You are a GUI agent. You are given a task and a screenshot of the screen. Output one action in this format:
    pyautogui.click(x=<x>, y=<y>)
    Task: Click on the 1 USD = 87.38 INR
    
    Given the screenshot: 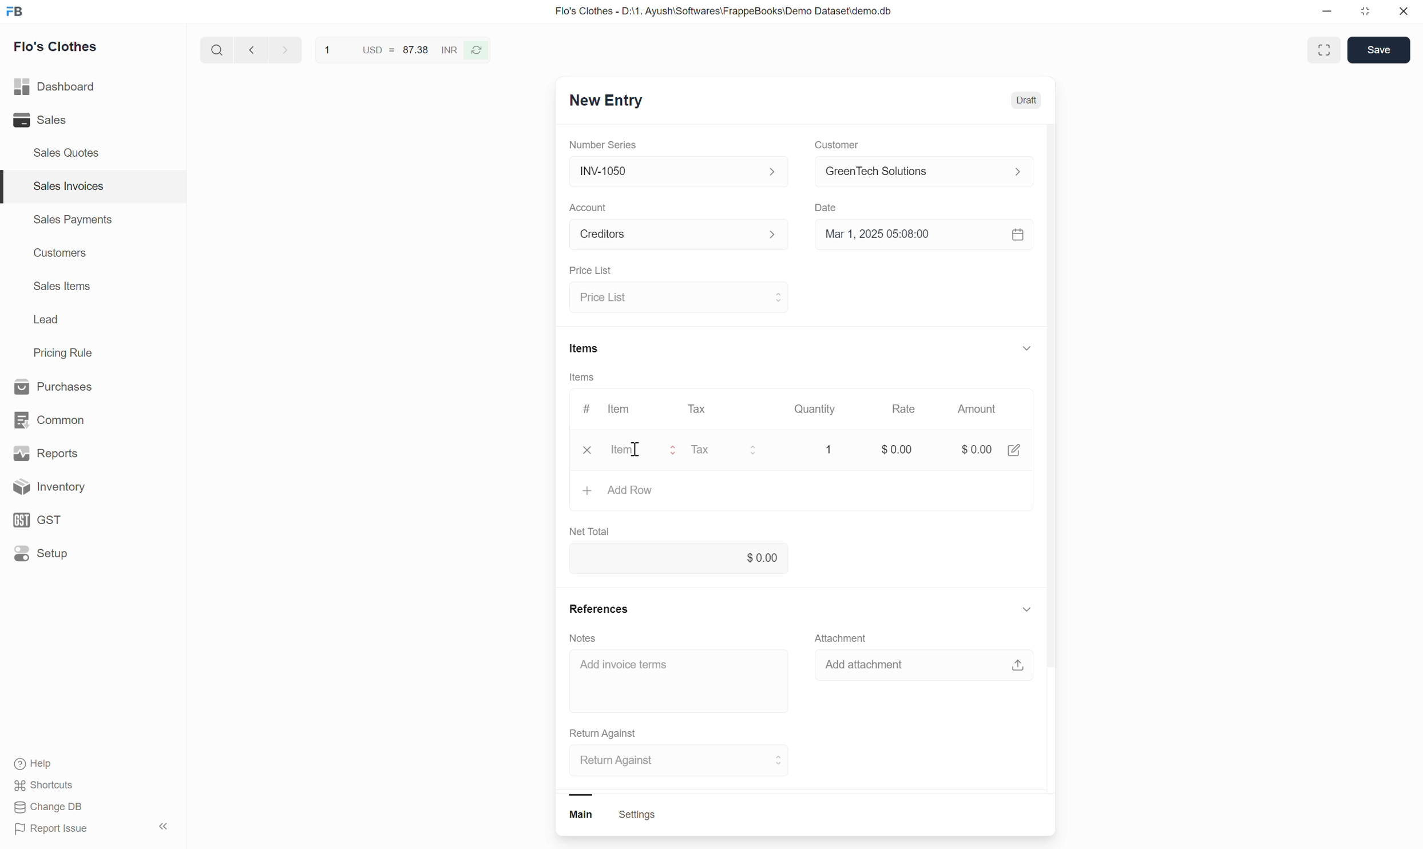 What is the action you would take?
    pyautogui.click(x=387, y=50)
    